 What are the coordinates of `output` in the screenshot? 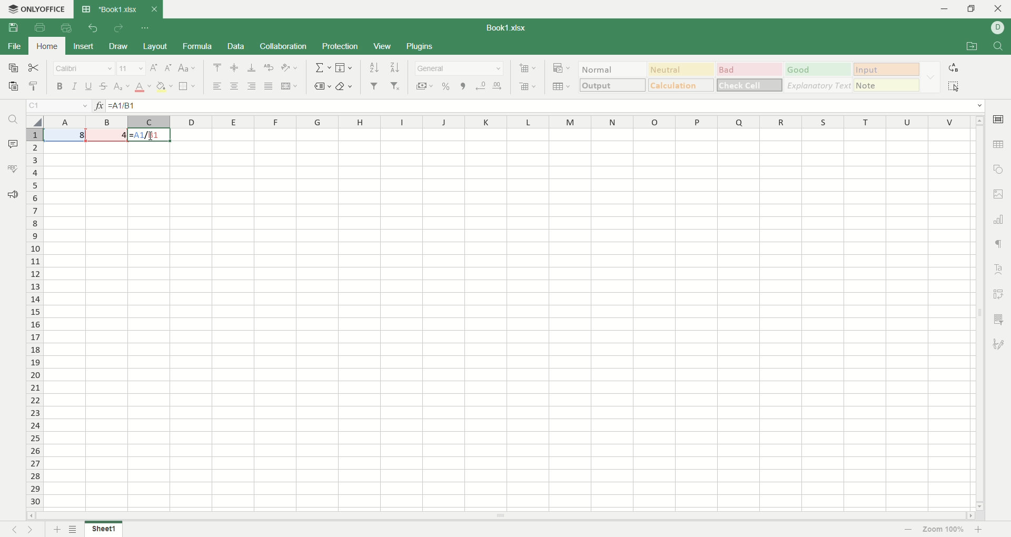 It's located at (613, 85).